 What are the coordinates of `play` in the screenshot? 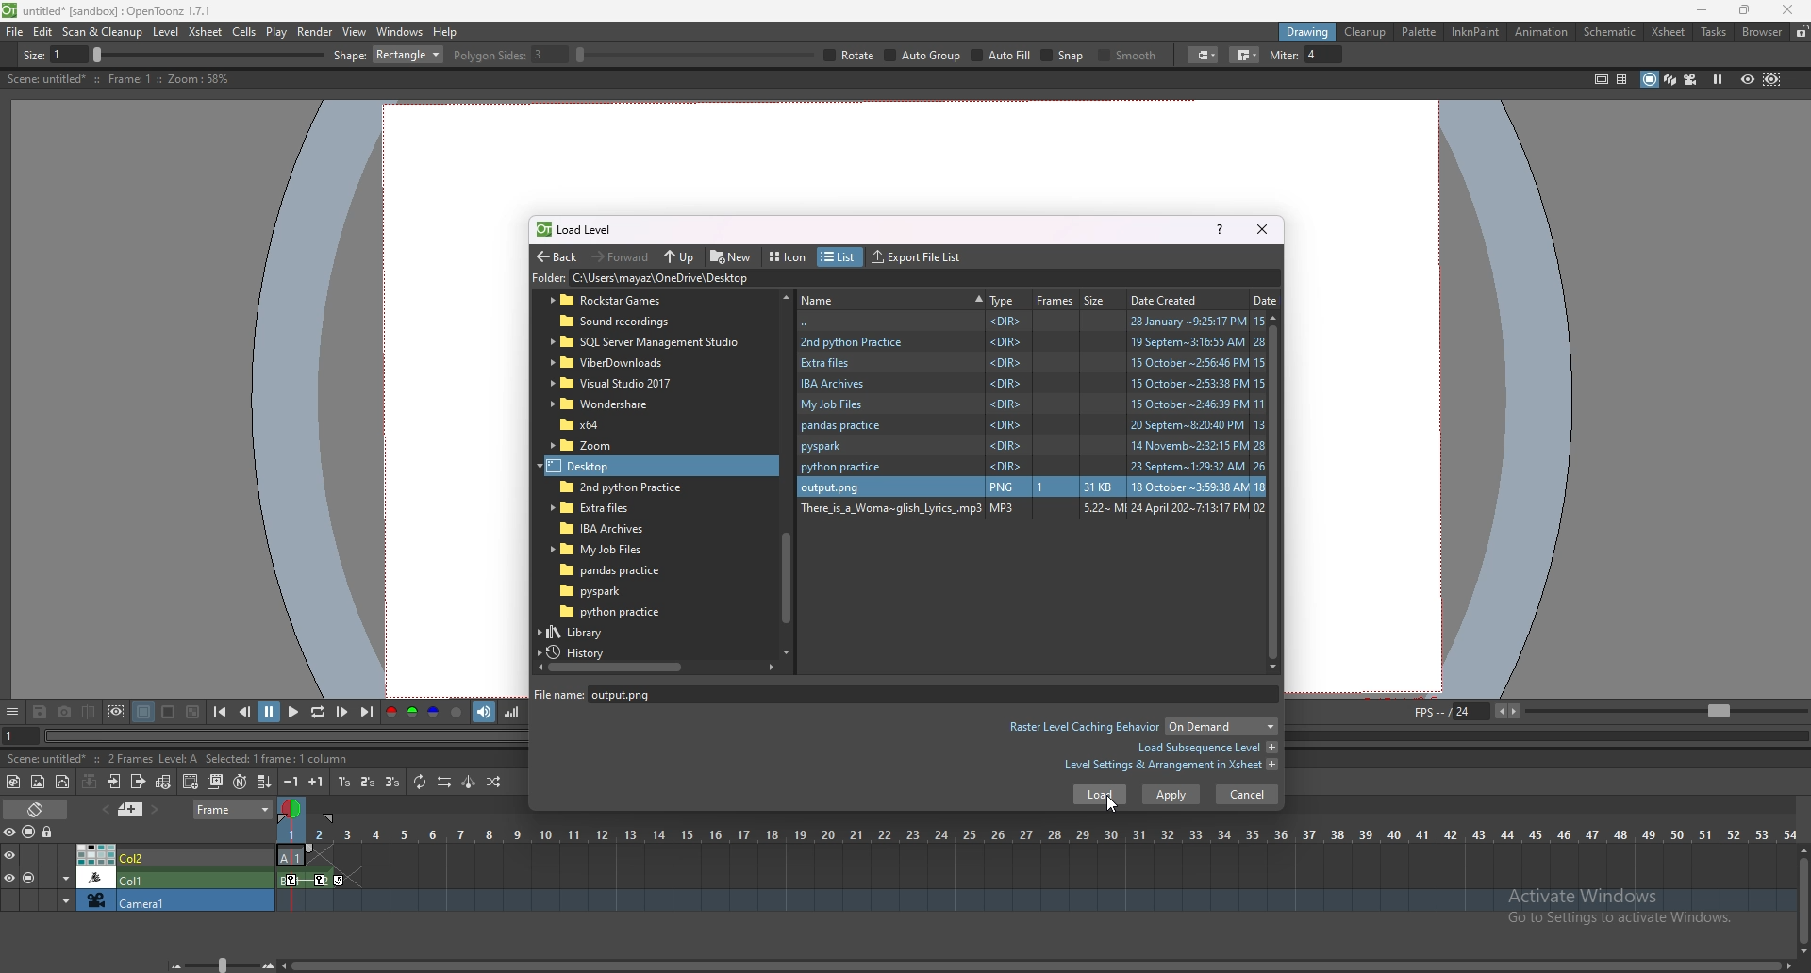 It's located at (295, 711).